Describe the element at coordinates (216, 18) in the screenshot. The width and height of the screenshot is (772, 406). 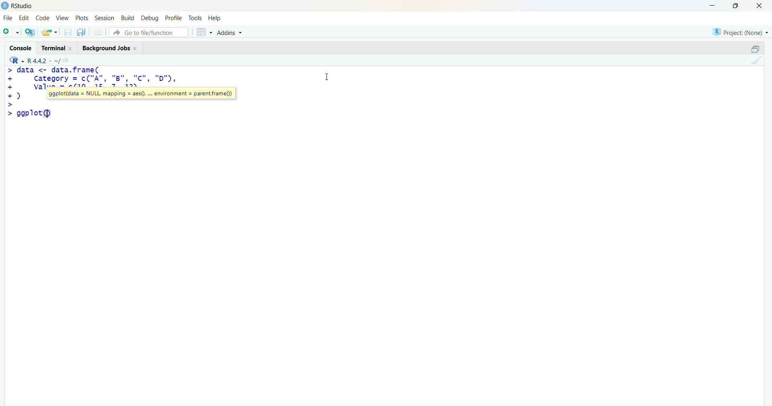
I see `help` at that location.